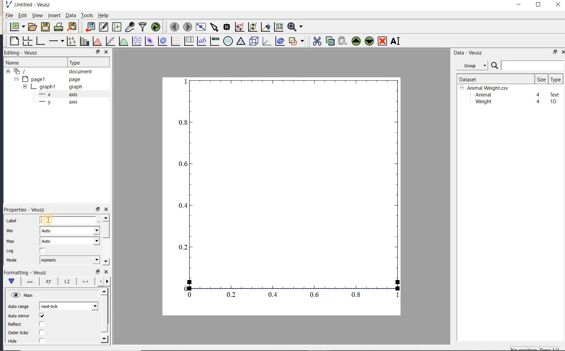  Describe the element at coordinates (97, 41) in the screenshot. I see `histogram of a dataset` at that location.